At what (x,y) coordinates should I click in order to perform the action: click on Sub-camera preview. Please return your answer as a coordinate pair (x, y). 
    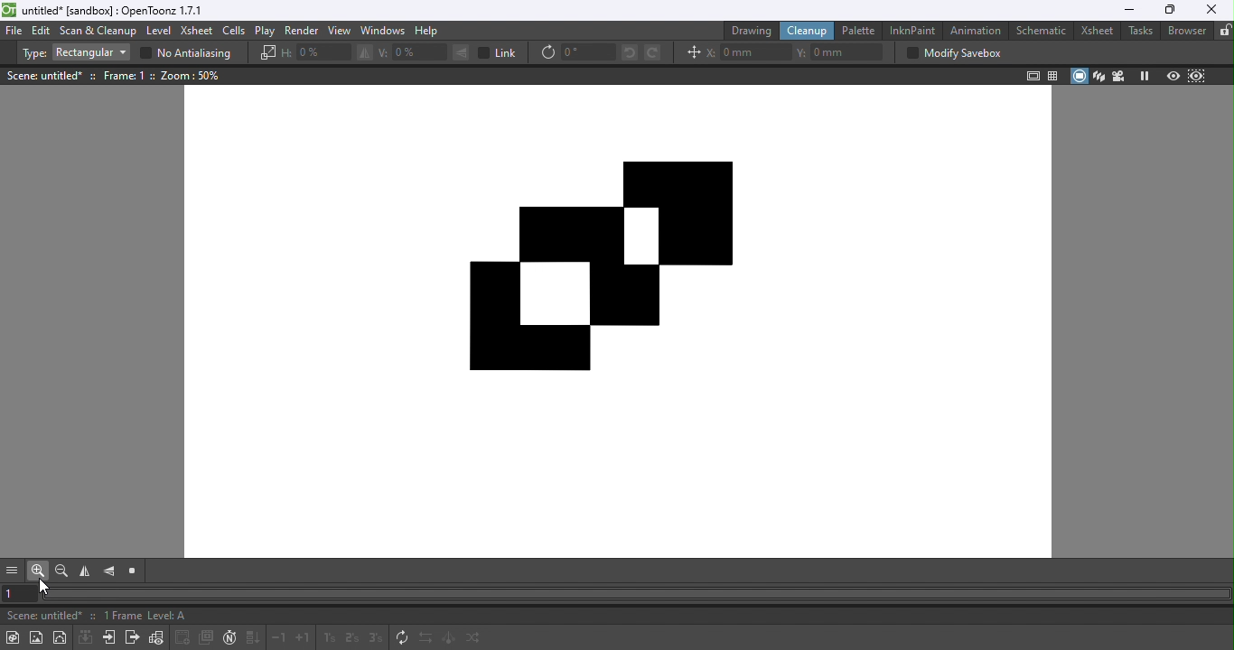
    Looking at the image, I should click on (1197, 75).